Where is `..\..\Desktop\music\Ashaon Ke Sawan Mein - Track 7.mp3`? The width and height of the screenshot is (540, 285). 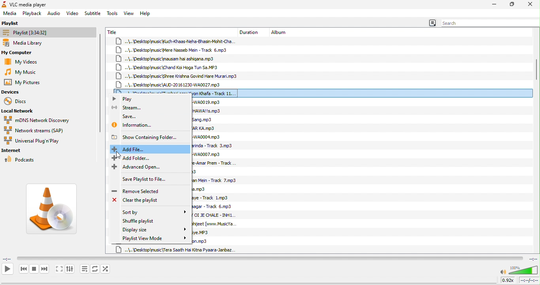
..\..\Desktop\music\Ashaon Ke Sawan Mein - Track 7.mp3 is located at coordinates (218, 180).